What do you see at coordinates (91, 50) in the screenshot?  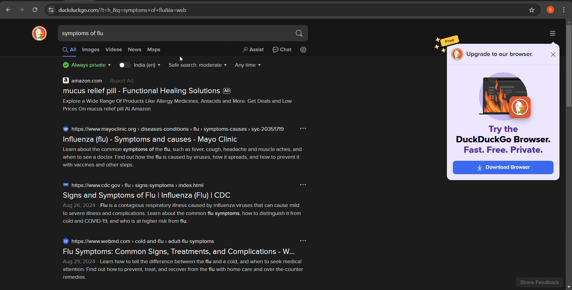 I see `images` at bounding box center [91, 50].